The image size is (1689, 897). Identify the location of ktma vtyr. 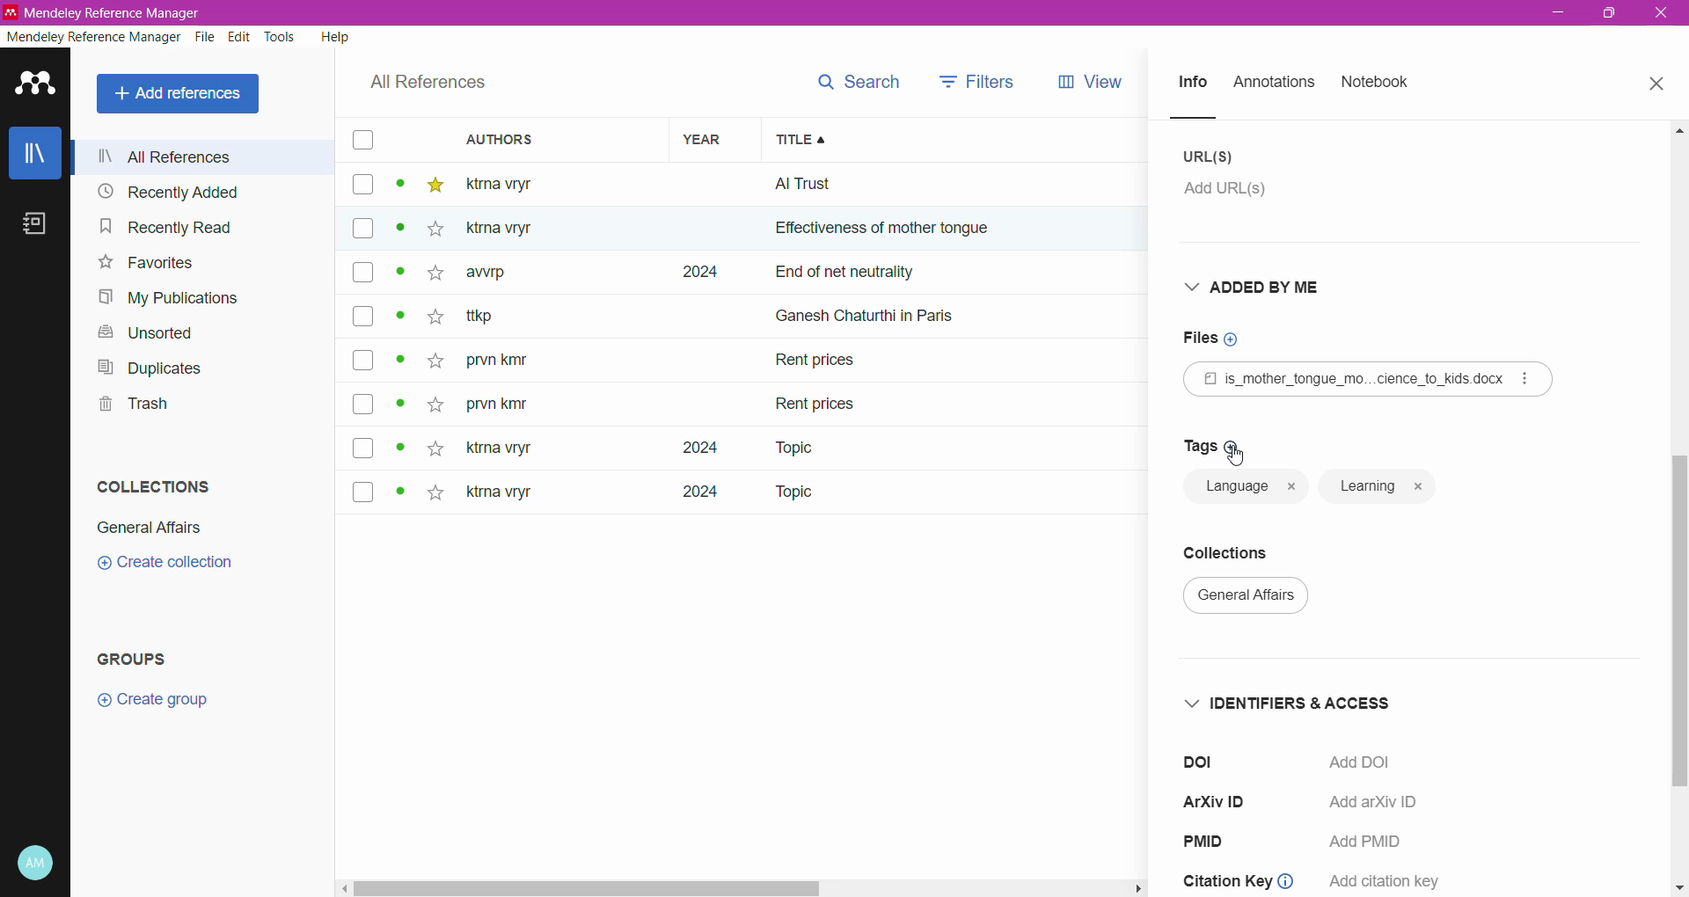
(511, 183).